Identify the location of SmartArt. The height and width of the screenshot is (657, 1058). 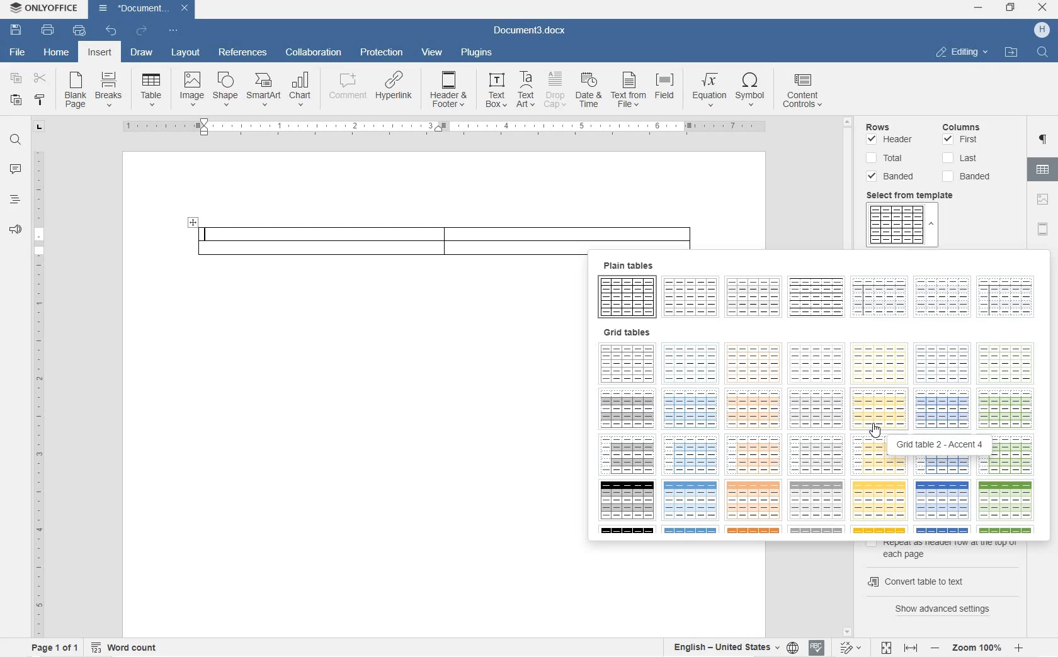
(263, 91).